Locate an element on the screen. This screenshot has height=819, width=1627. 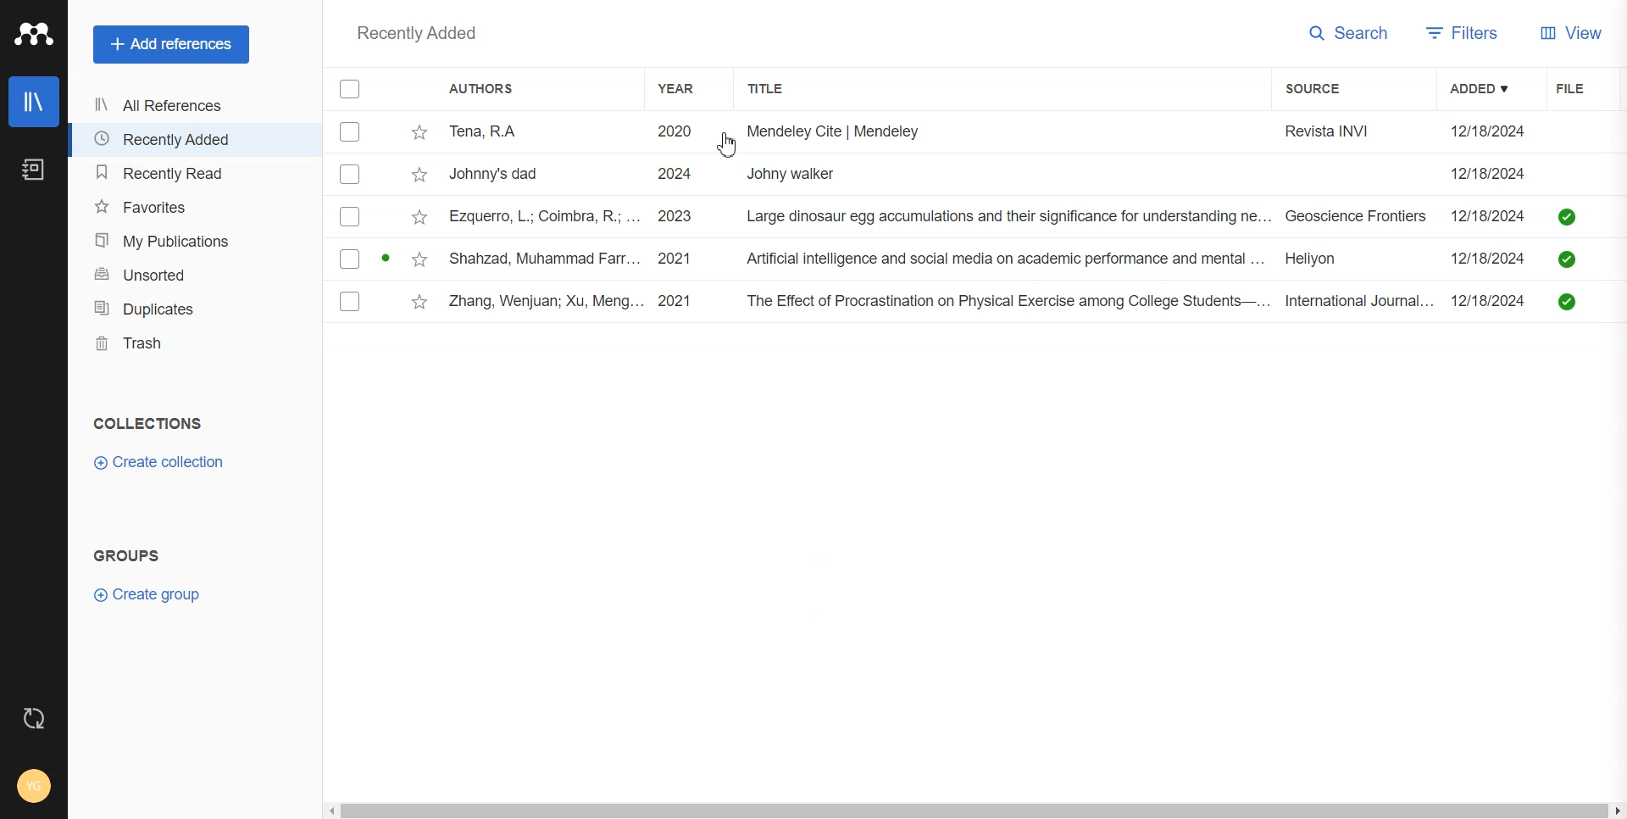
Checkbox is located at coordinates (351, 131).